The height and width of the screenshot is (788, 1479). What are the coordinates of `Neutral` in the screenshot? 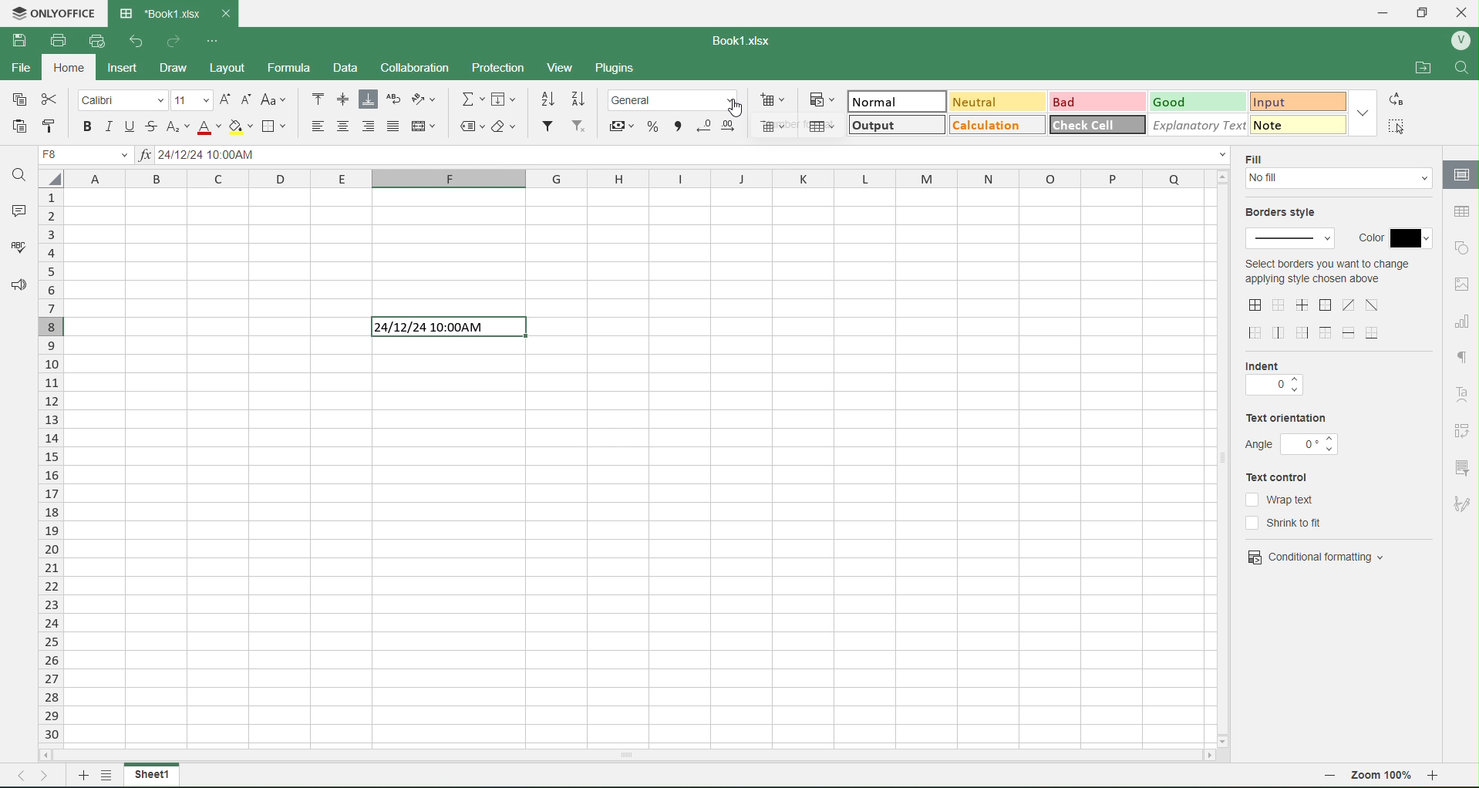 It's located at (975, 102).